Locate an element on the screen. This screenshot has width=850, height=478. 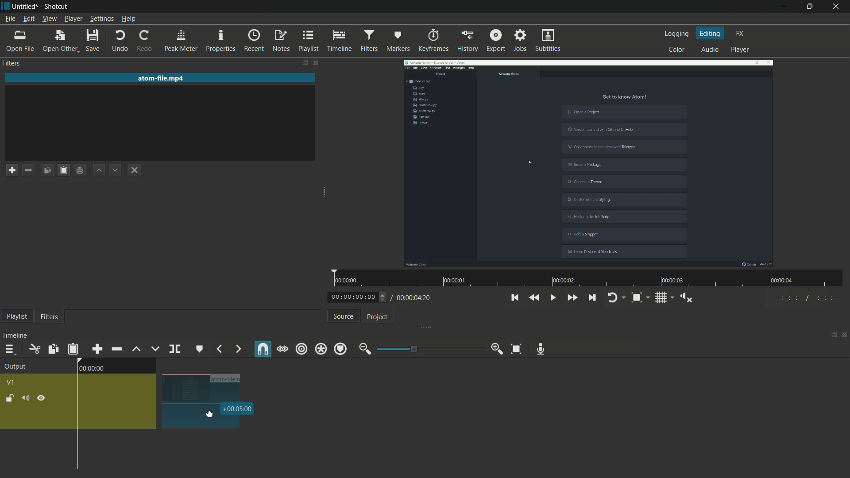
move filter up is located at coordinates (136, 350).